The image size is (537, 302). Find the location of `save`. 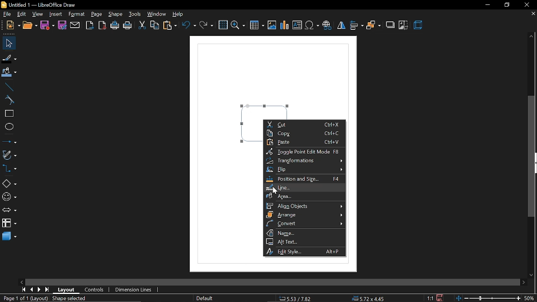

save is located at coordinates (47, 25).